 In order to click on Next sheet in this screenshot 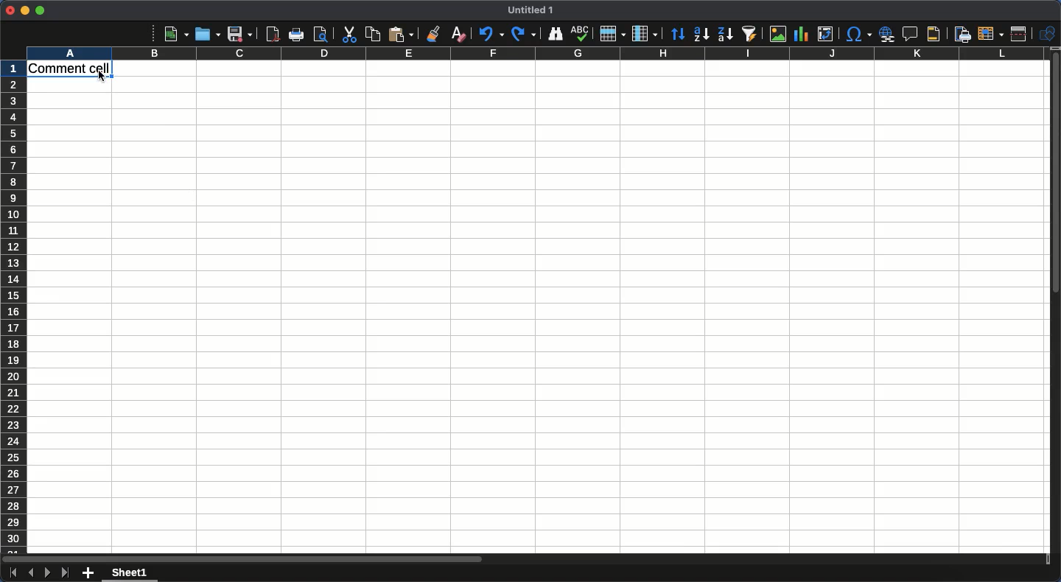, I will do `click(48, 572)`.